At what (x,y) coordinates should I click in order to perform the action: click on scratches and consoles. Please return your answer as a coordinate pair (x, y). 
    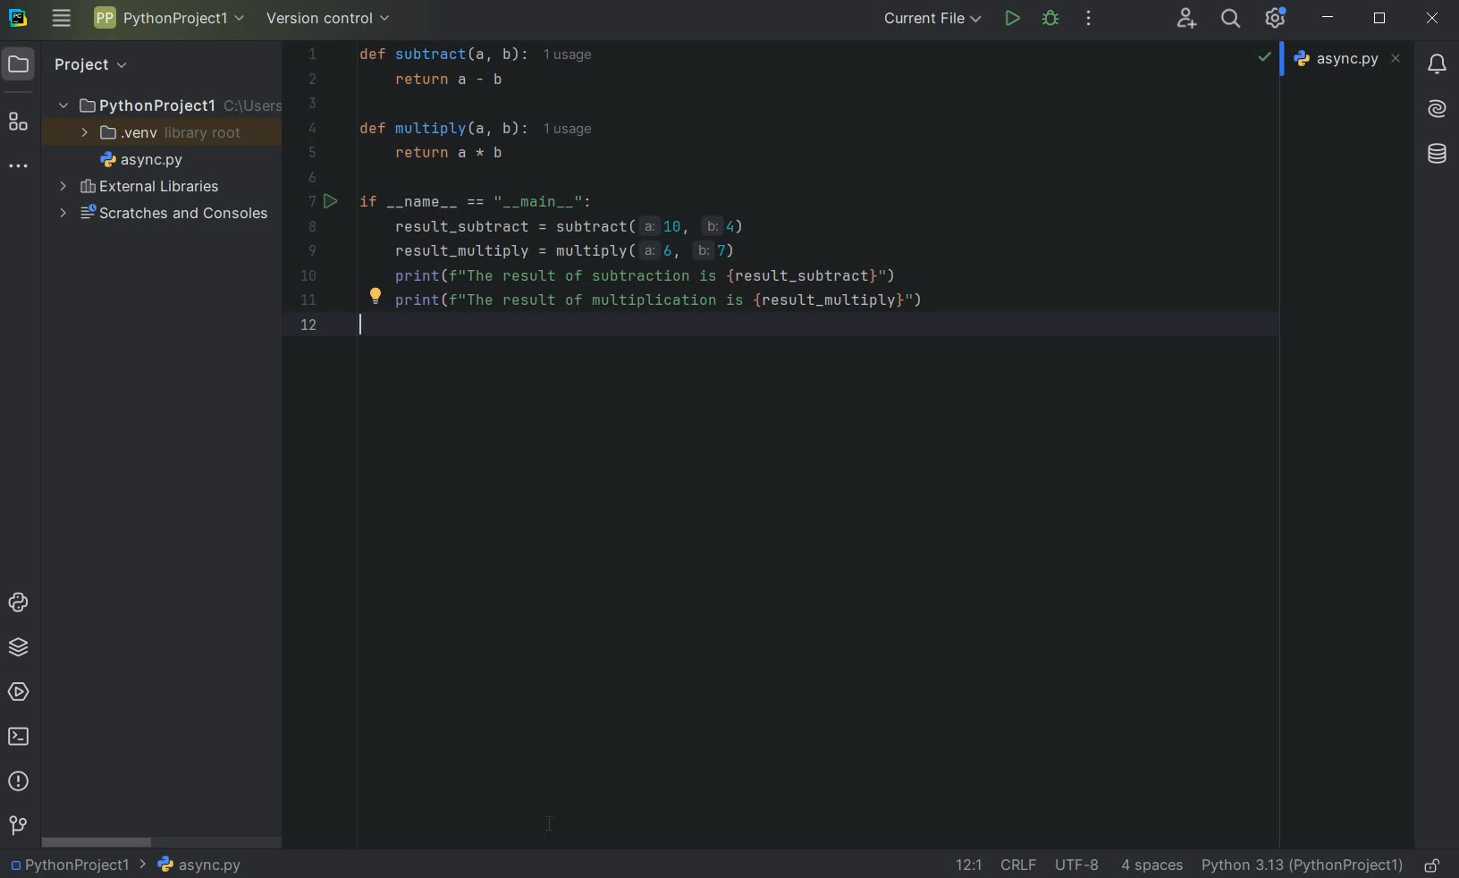
    Looking at the image, I should click on (166, 215).